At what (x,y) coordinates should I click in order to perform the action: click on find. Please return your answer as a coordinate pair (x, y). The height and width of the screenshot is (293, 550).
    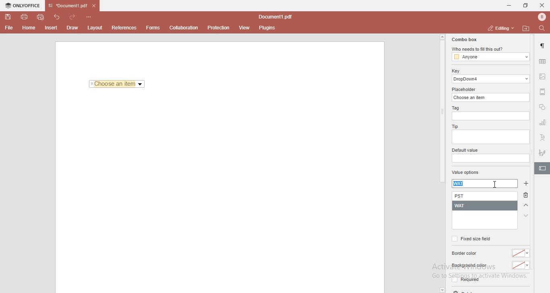
    Looking at the image, I should click on (544, 28).